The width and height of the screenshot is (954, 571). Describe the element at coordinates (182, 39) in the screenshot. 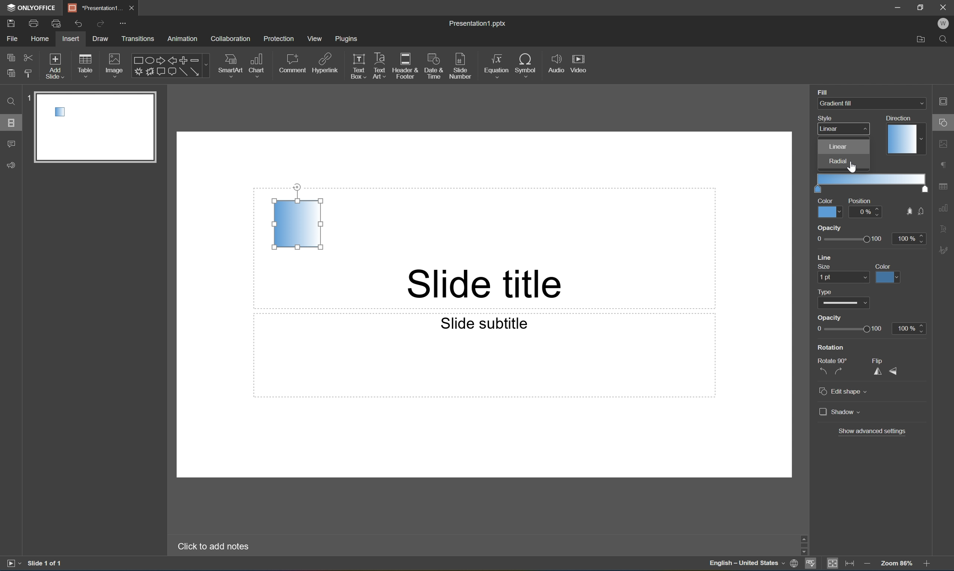

I see `Animation` at that location.